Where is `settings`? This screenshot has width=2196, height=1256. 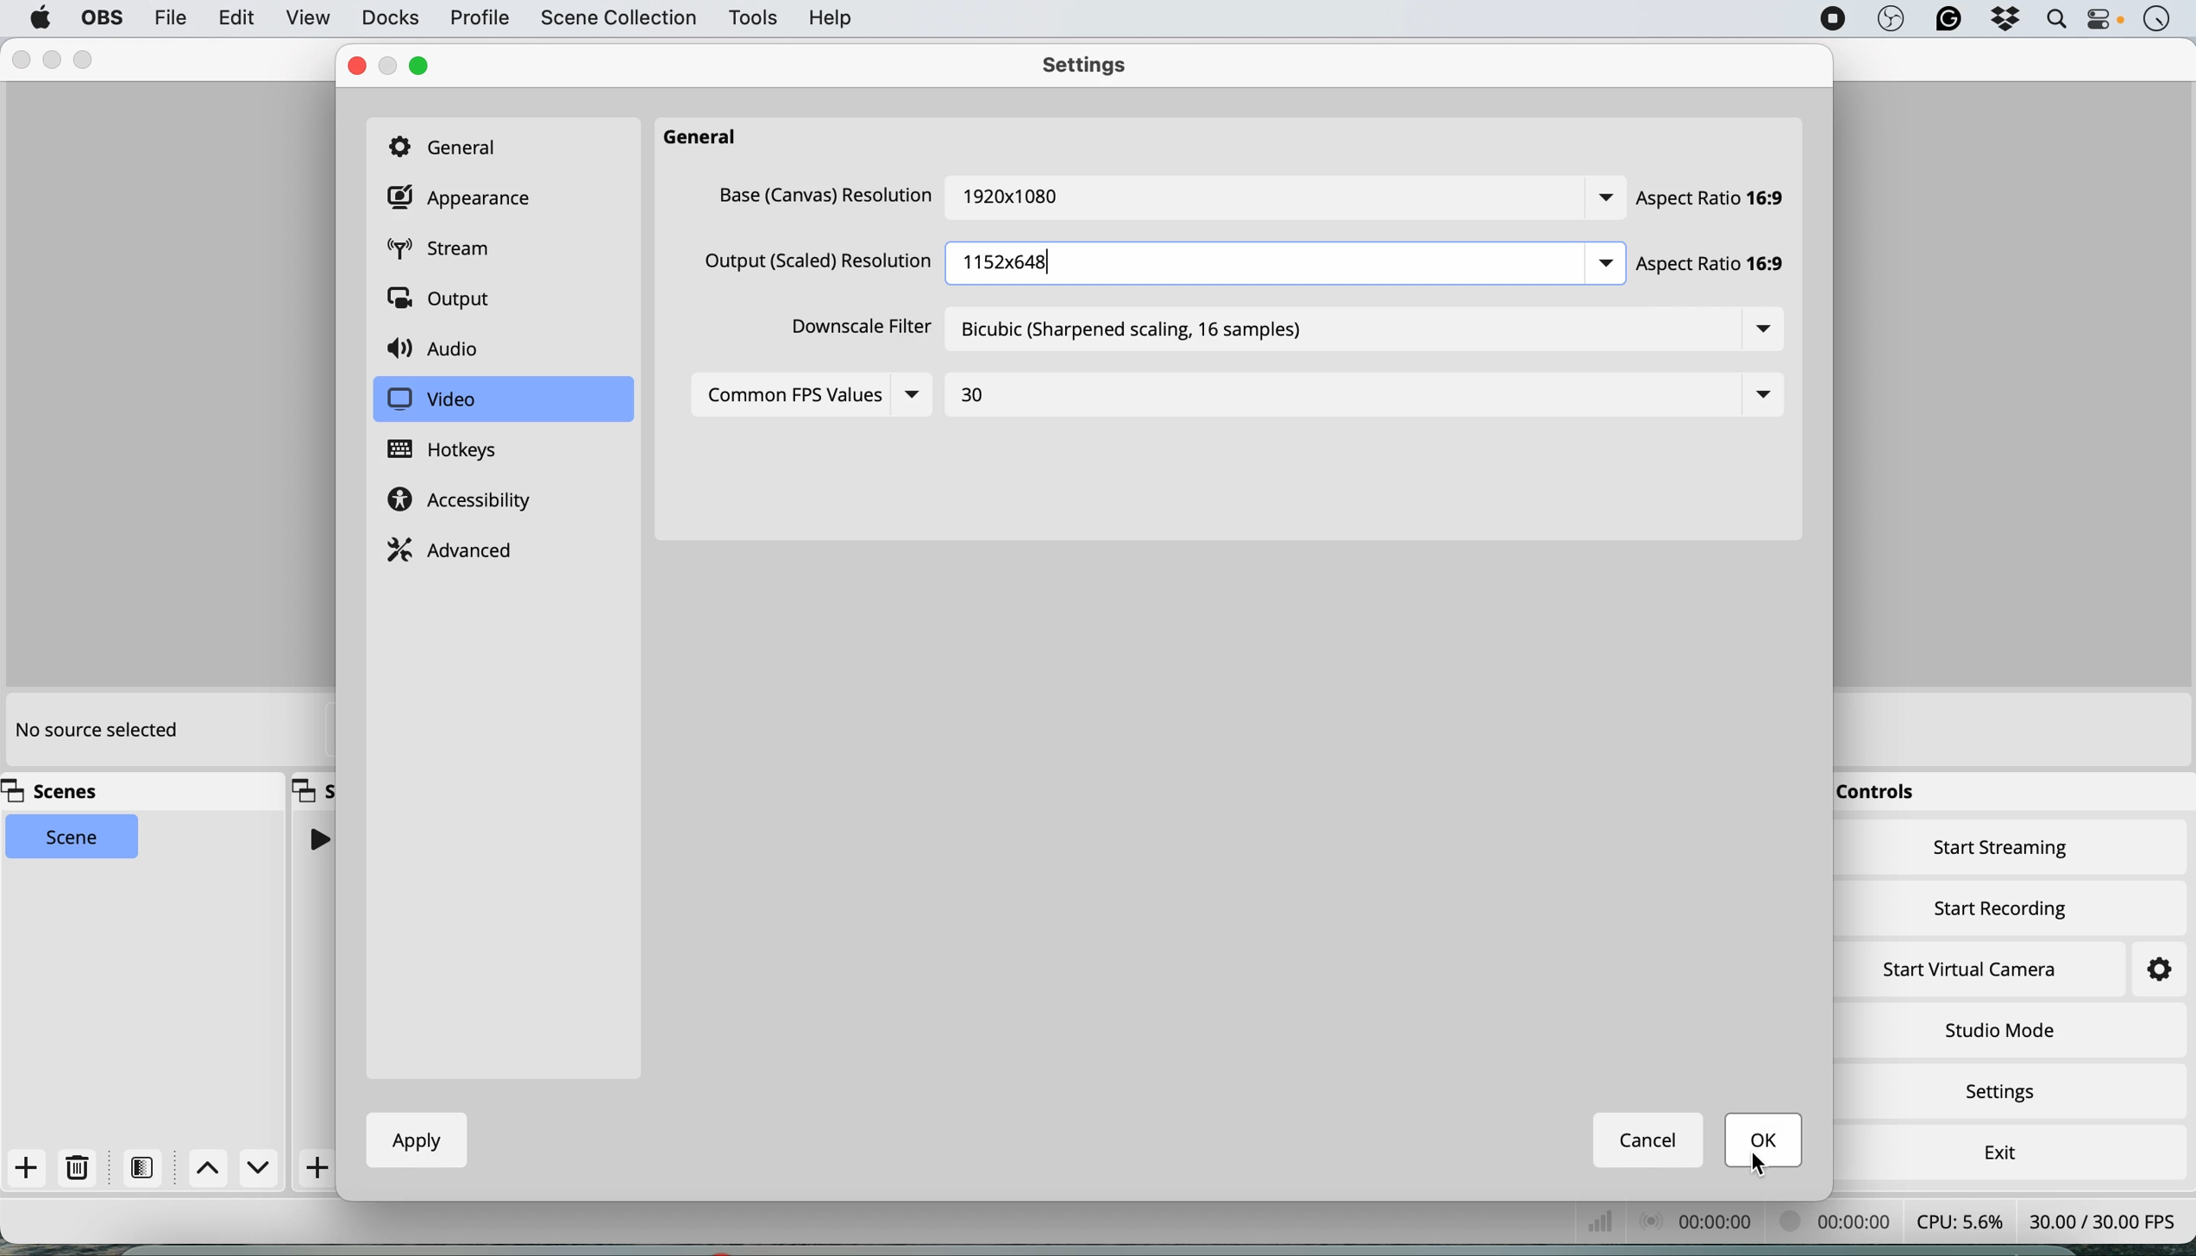 settings is located at coordinates (1093, 68).